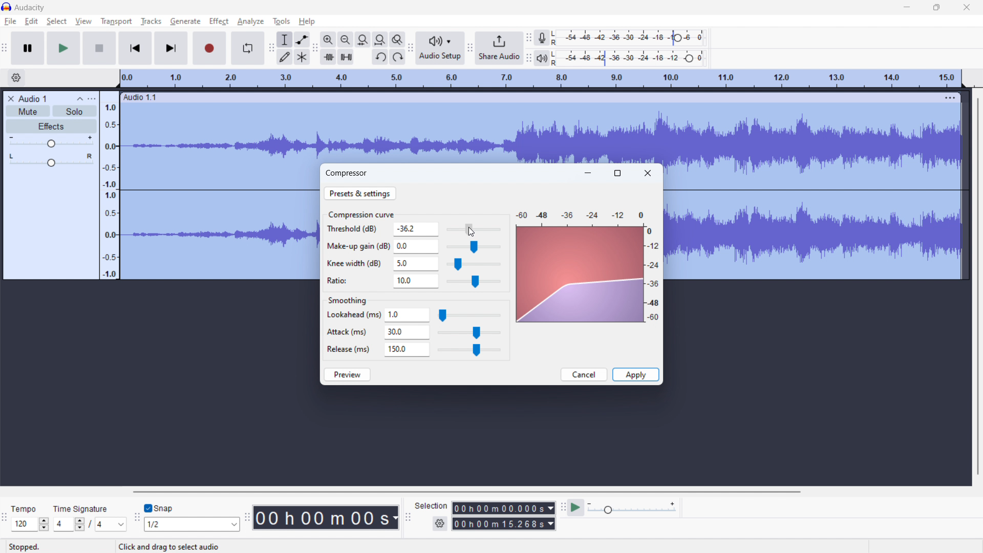 The image size is (983, 553). I want to click on effects, so click(51, 126).